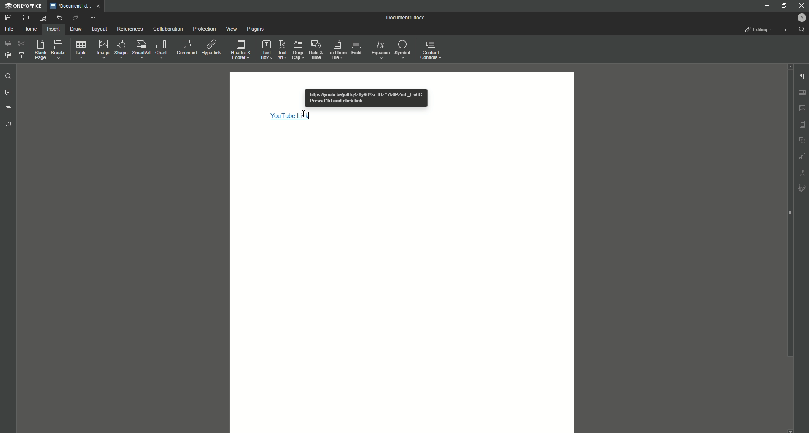 The width and height of the screenshot is (809, 433). I want to click on scroll down, so click(791, 430).